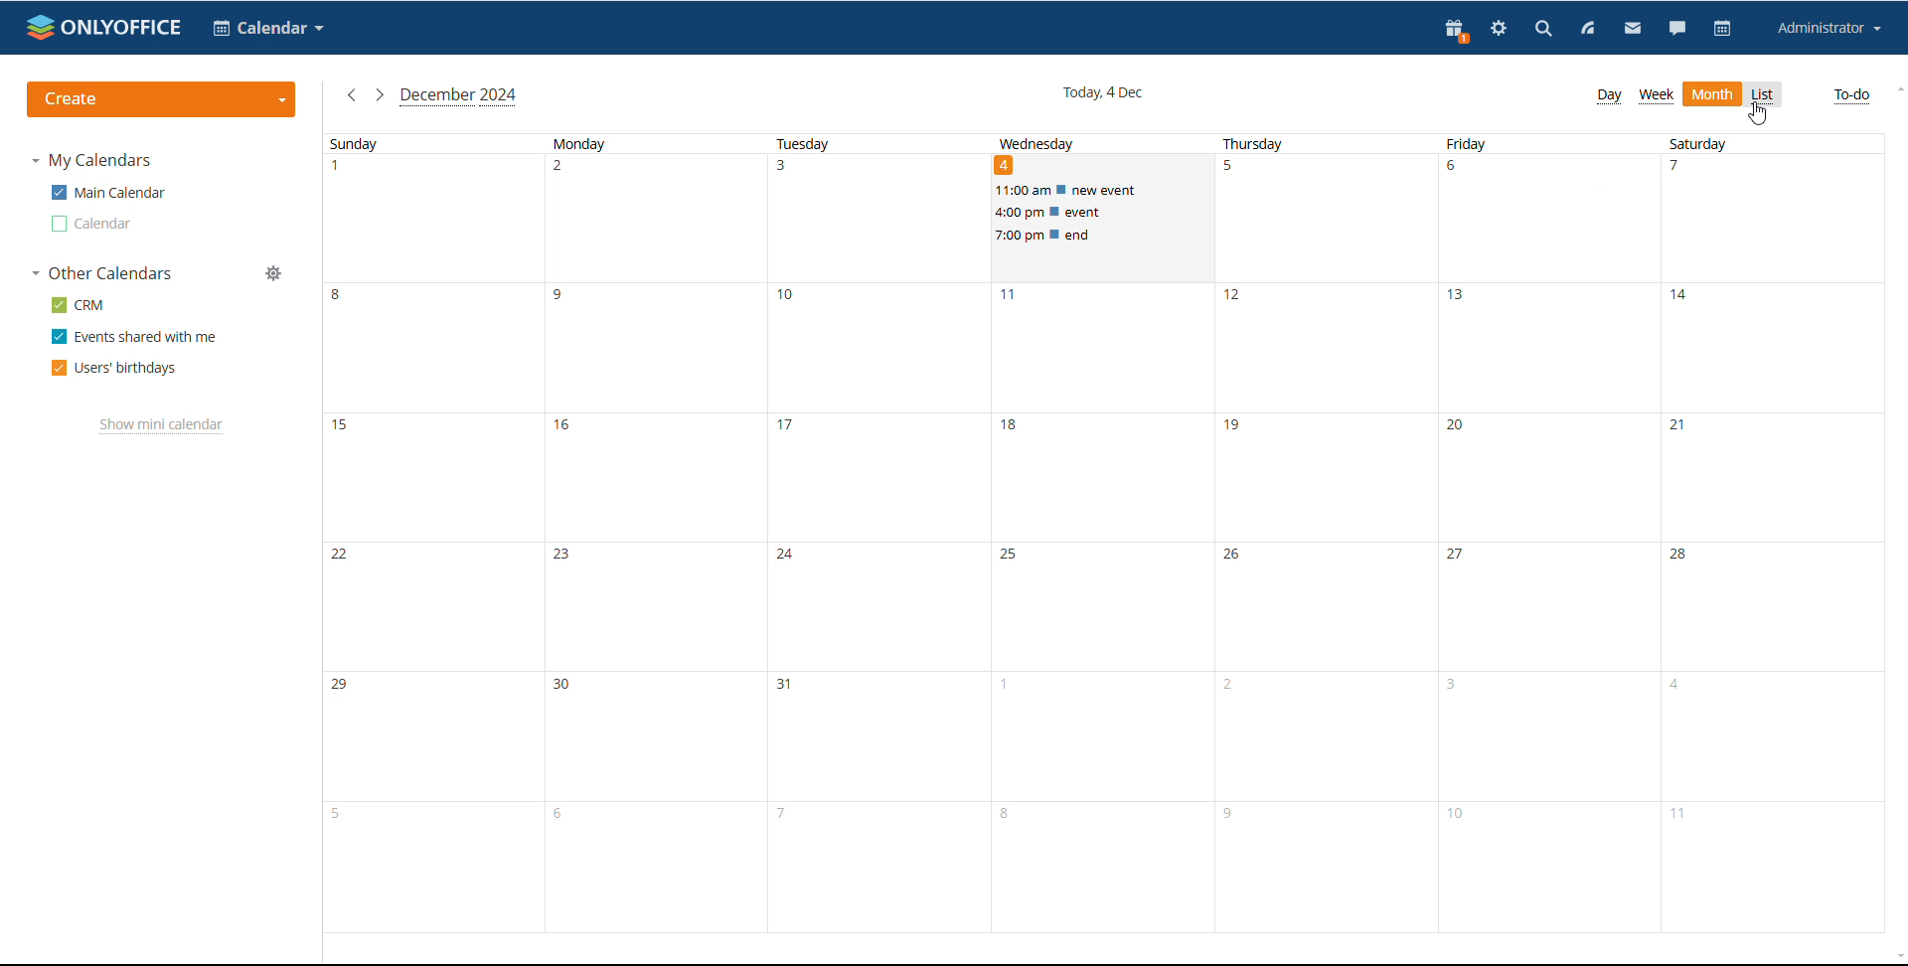 The width and height of the screenshot is (1908, 966). Describe the element at coordinates (1100, 91) in the screenshot. I see `current date` at that location.